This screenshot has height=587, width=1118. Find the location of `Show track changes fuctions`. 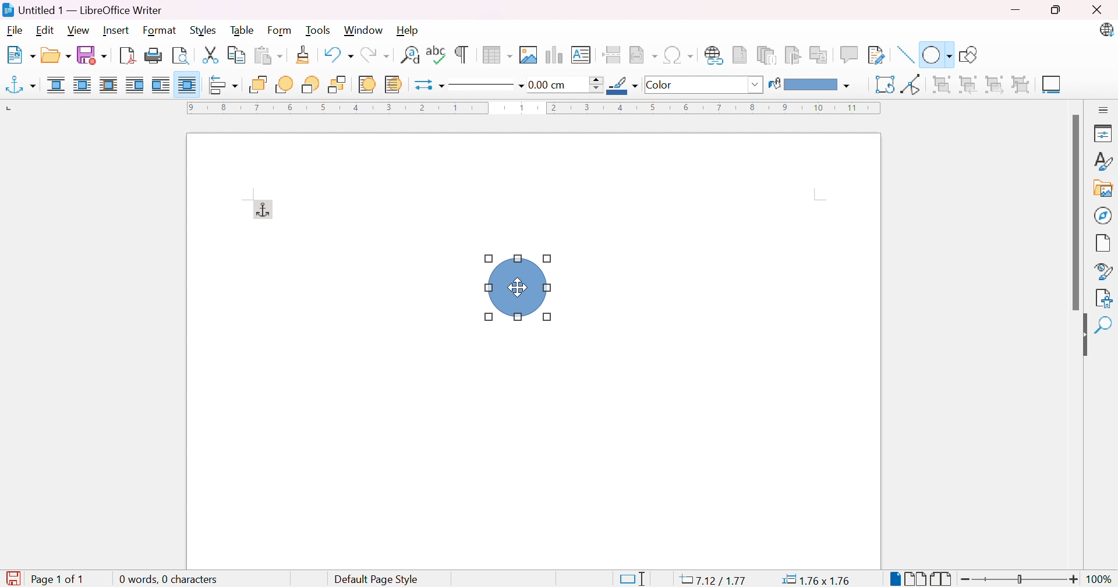

Show track changes fuctions is located at coordinates (876, 56).